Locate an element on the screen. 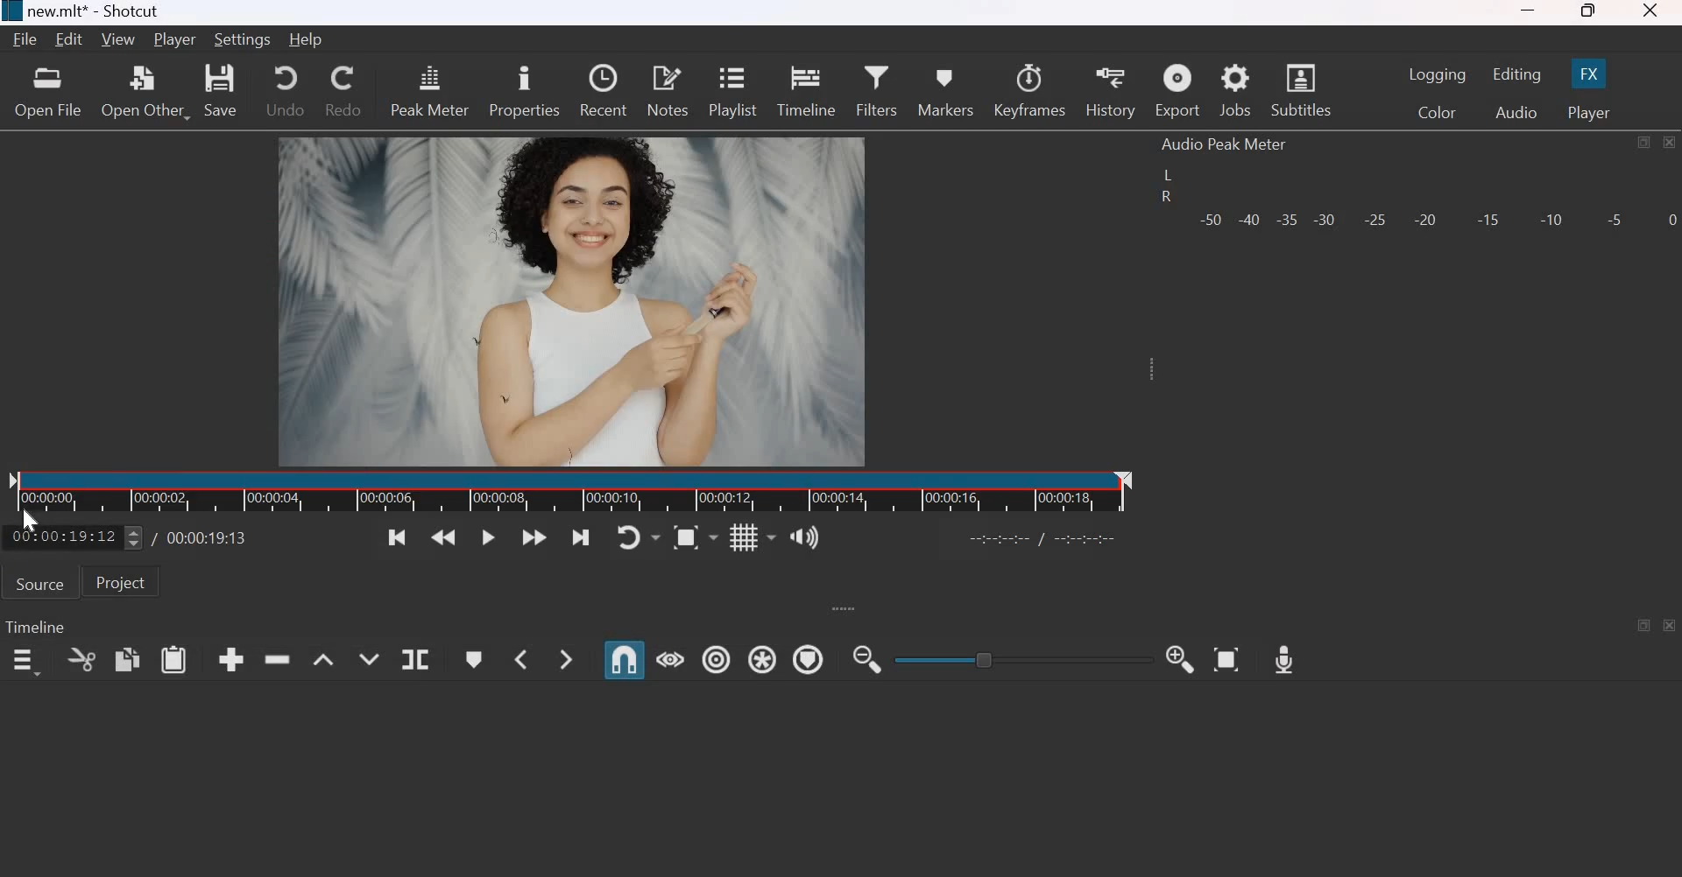  close is located at coordinates (1671, 626).